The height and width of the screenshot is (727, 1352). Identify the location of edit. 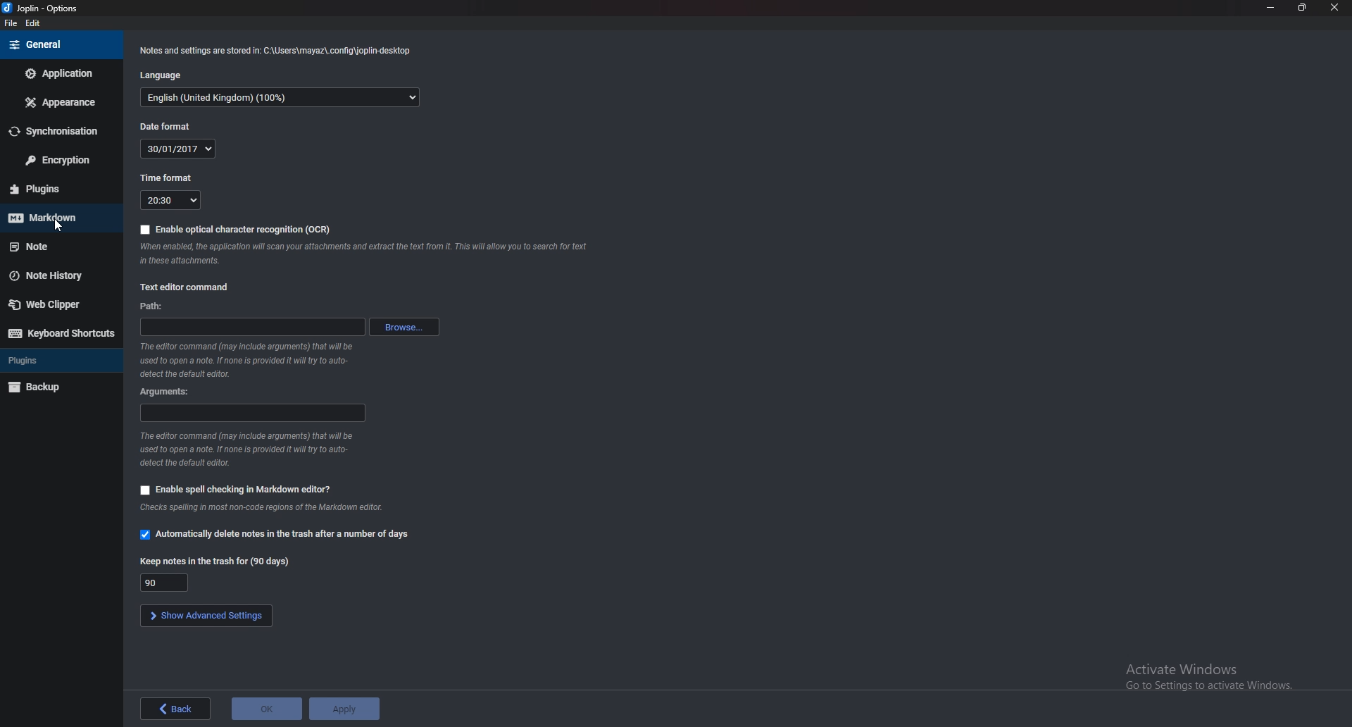
(36, 22).